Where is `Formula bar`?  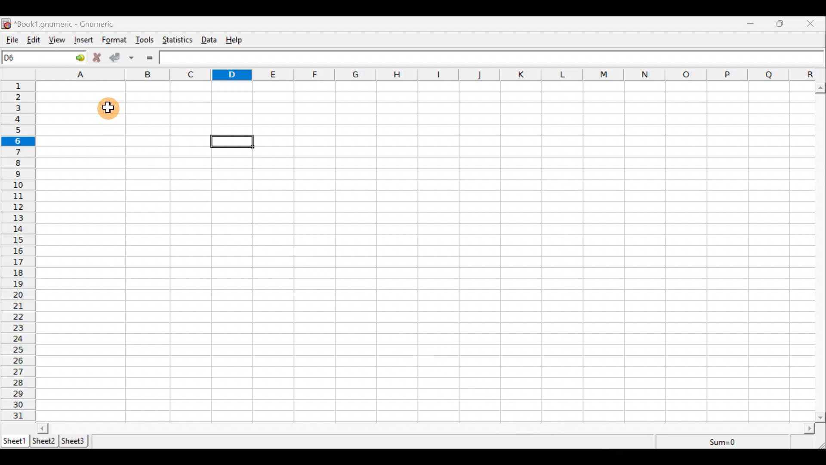
Formula bar is located at coordinates (488, 59).